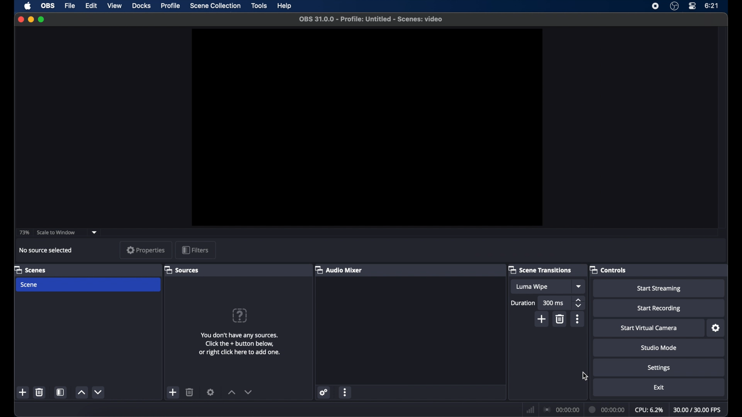 This screenshot has height=417, width=742. Describe the element at coordinates (260, 5) in the screenshot. I see `tools` at that location.